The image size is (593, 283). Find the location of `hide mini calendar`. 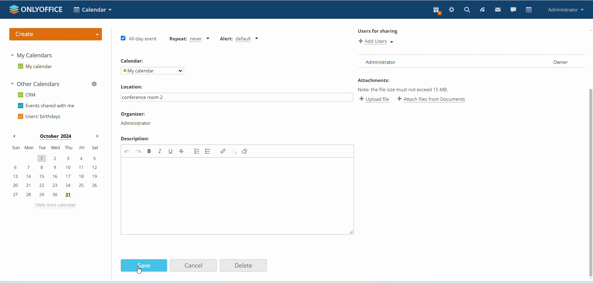

hide mini calendar is located at coordinates (55, 206).